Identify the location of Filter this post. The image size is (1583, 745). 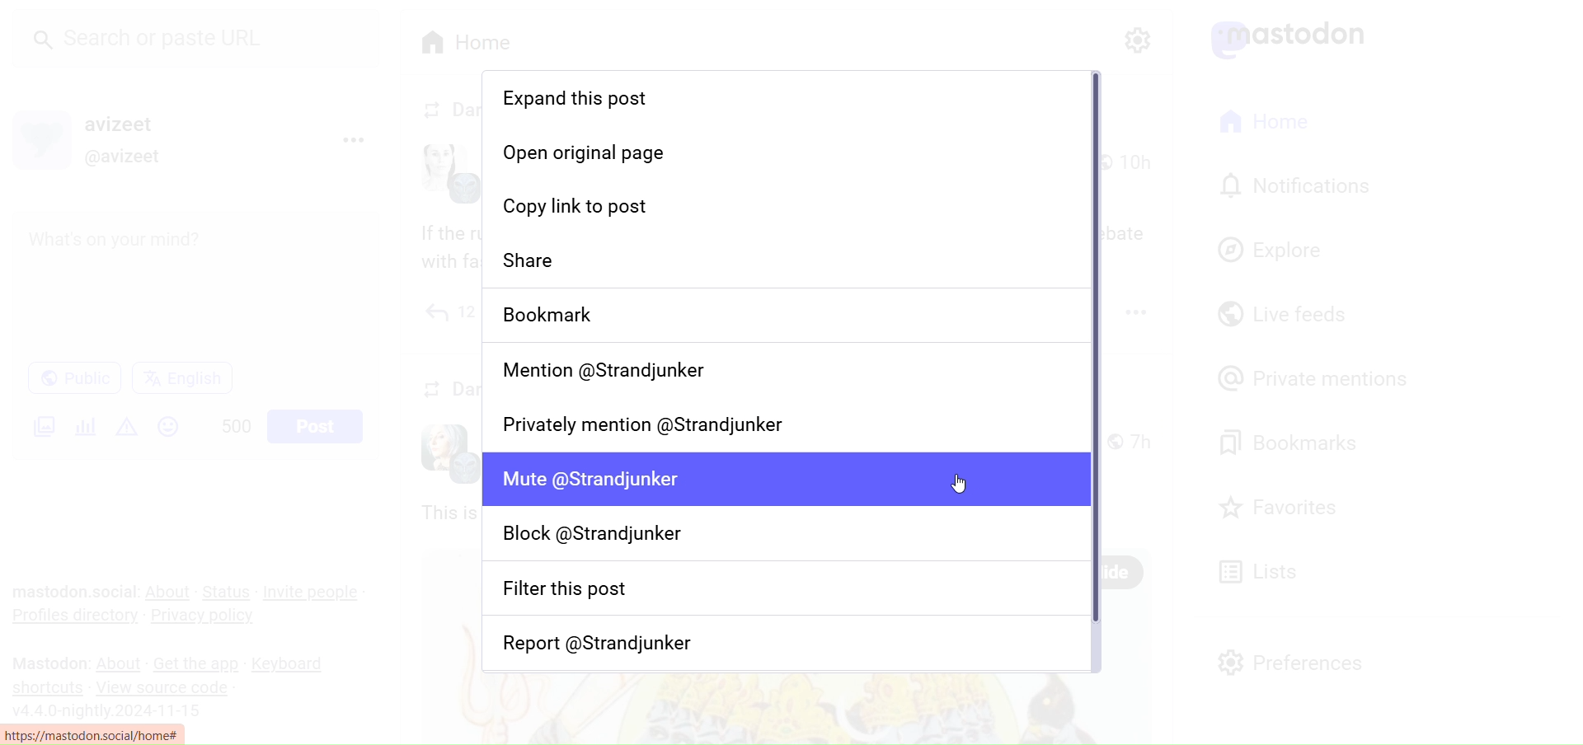
(780, 593).